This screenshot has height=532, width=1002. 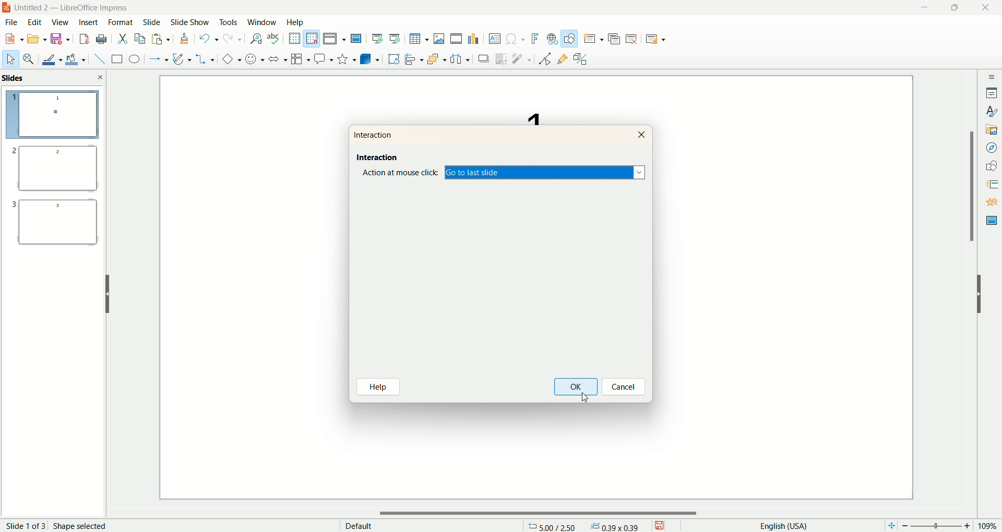 What do you see at coordinates (544, 173) in the screenshot?
I see `go to last slide` at bounding box center [544, 173].